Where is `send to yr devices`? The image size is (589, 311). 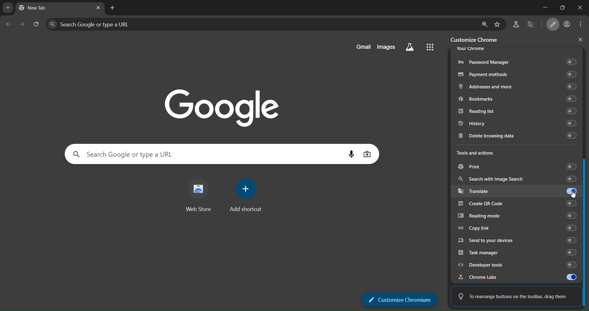
send to yr devices is located at coordinates (516, 240).